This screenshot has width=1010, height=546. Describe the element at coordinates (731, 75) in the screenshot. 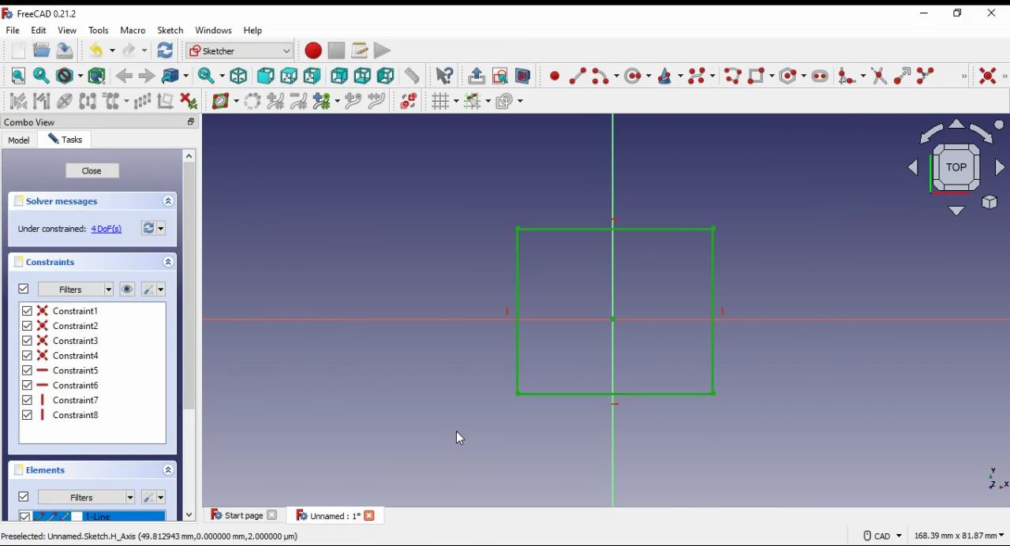

I see `create polyline` at that location.